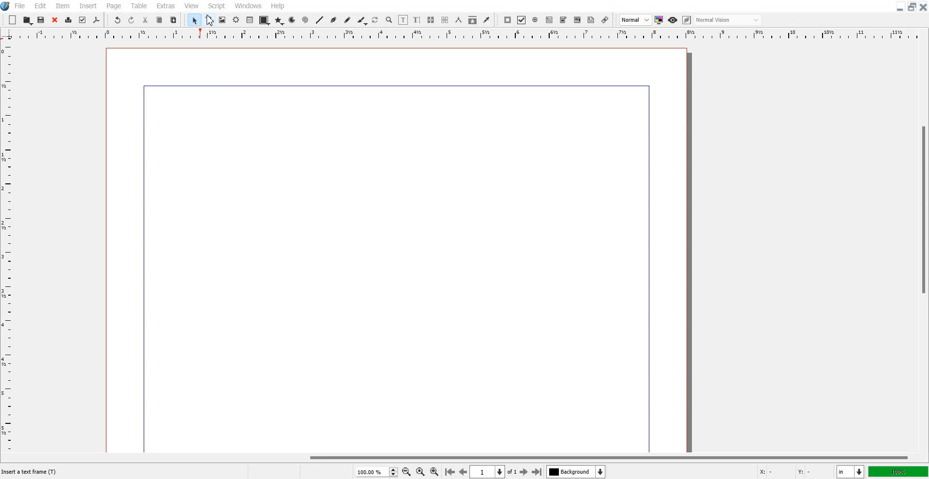 This screenshot has width=929, height=479. Describe the element at coordinates (793, 472) in the screenshot. I see `X, Y Co-ordinate` at that location.